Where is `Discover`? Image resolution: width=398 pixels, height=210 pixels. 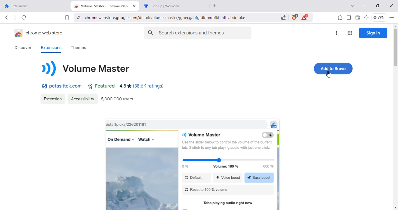
Discover is located at coordinates (22, 47).